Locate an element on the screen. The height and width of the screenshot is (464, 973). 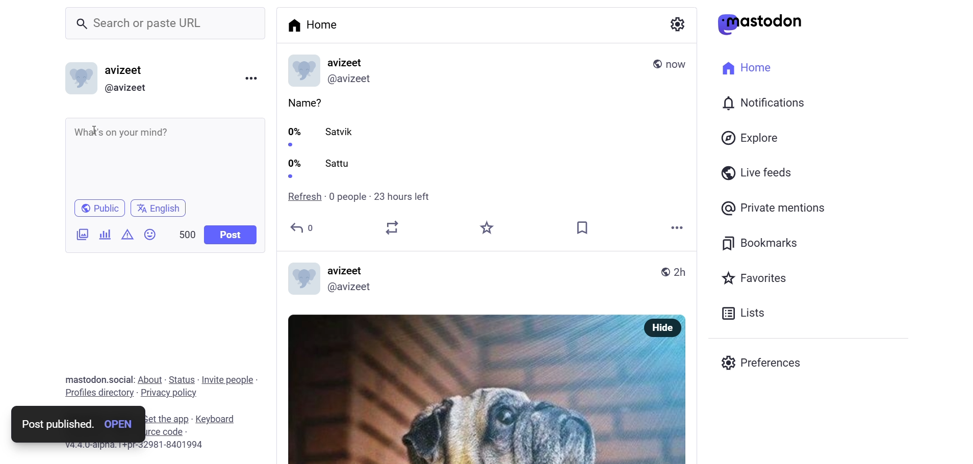
avizeet is located at coordinates (126, 71).